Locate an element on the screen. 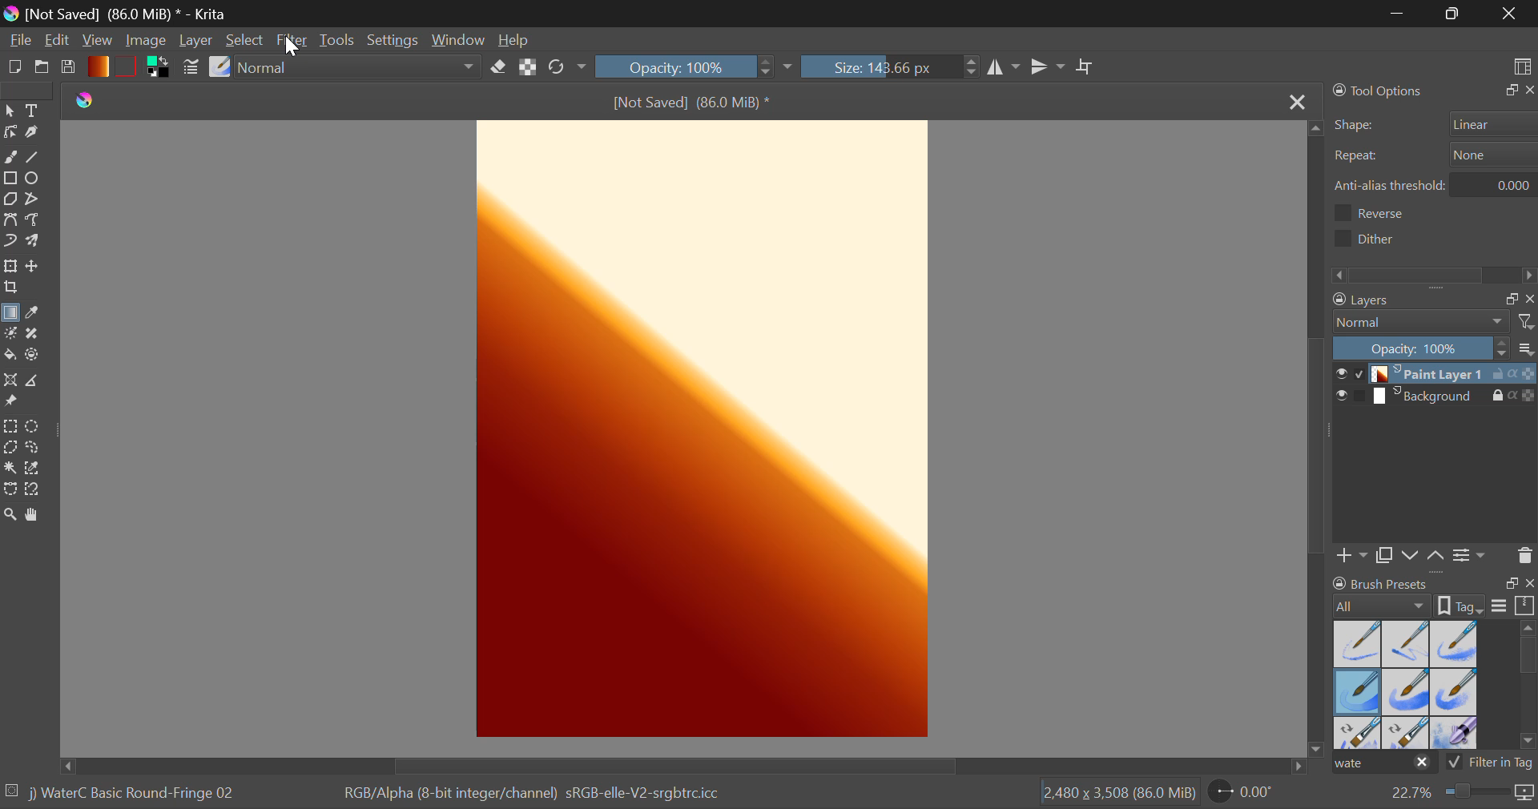 The height and width of the screenshot is (809, 1538). Freehand Selection is located at coordinates (37, 449).